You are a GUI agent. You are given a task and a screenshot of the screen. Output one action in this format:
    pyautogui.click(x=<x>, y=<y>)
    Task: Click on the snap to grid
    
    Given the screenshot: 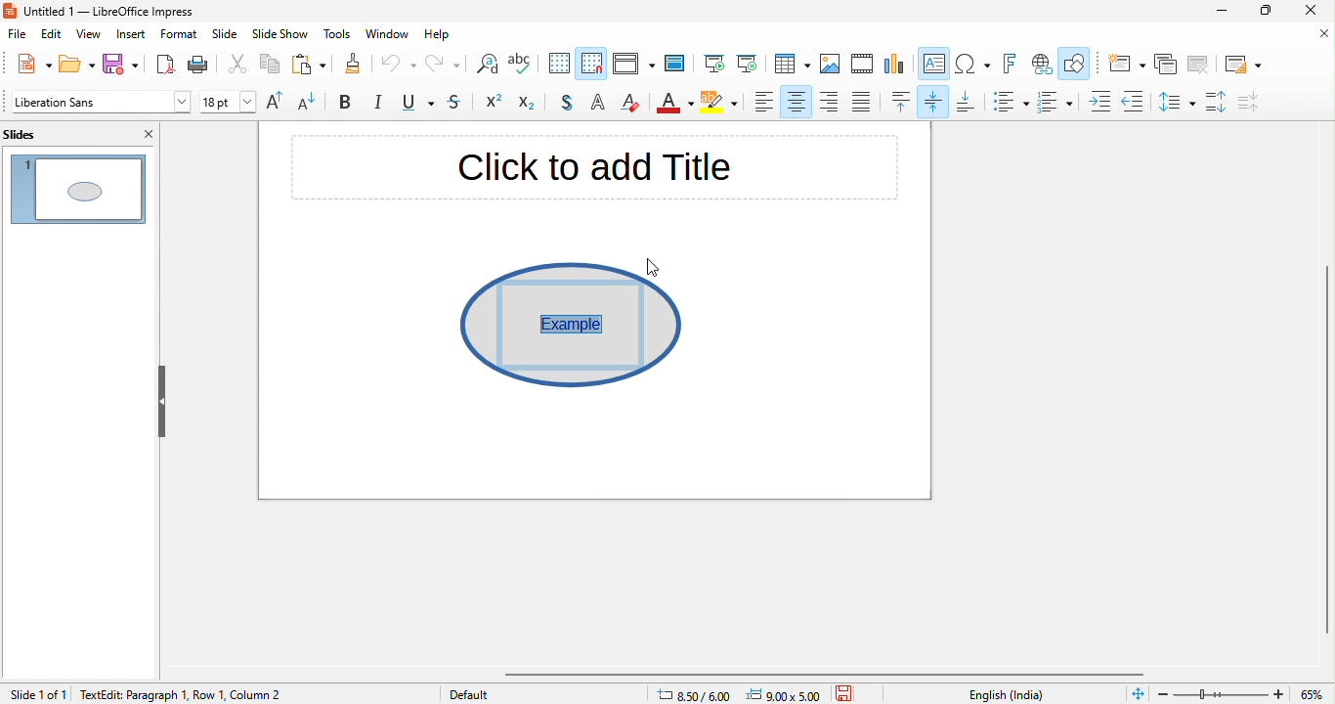 What is the action you would take?
    pyautogui.click(x=593, y=63)
    